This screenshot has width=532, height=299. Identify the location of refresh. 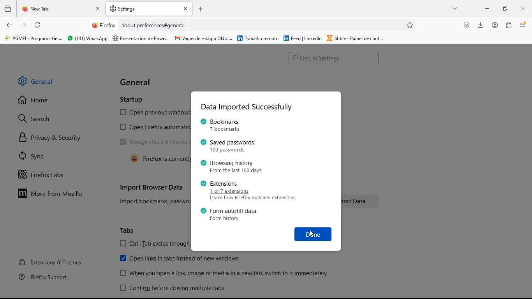
(39, 26).